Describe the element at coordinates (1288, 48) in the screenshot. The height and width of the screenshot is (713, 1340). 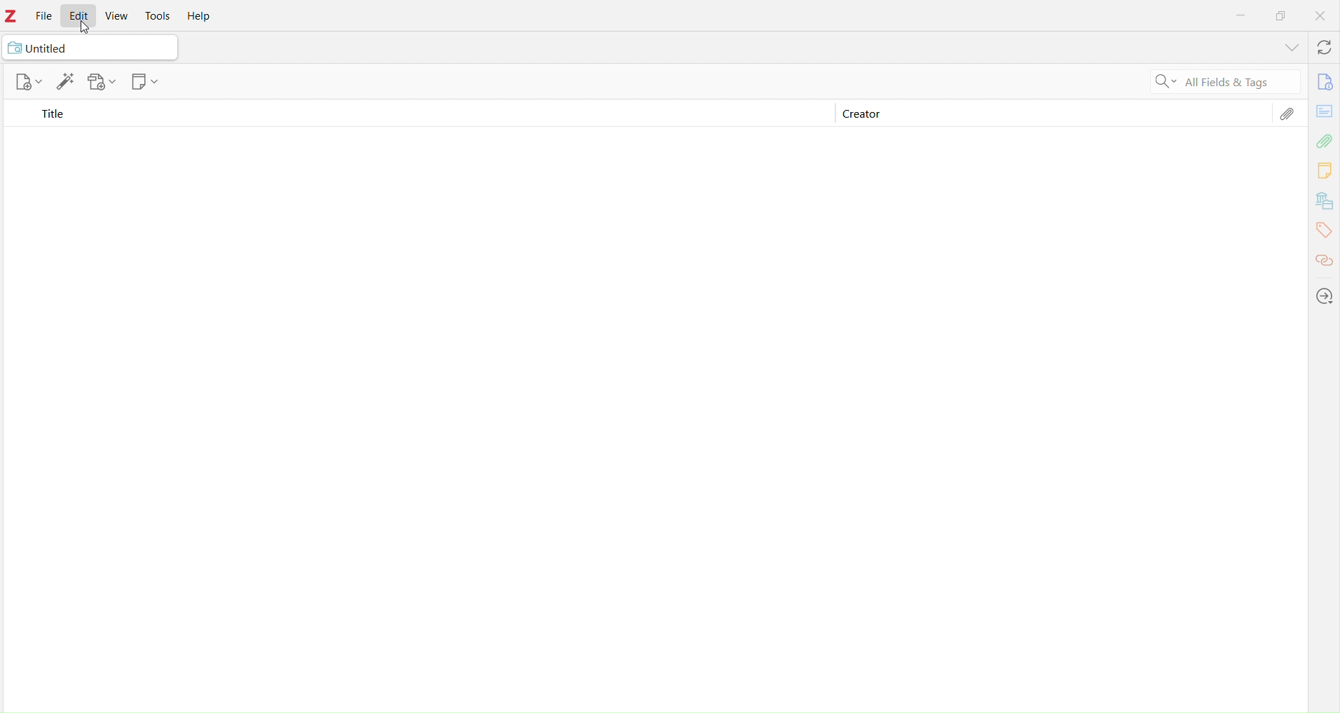
I see `Dropdown` at that location.